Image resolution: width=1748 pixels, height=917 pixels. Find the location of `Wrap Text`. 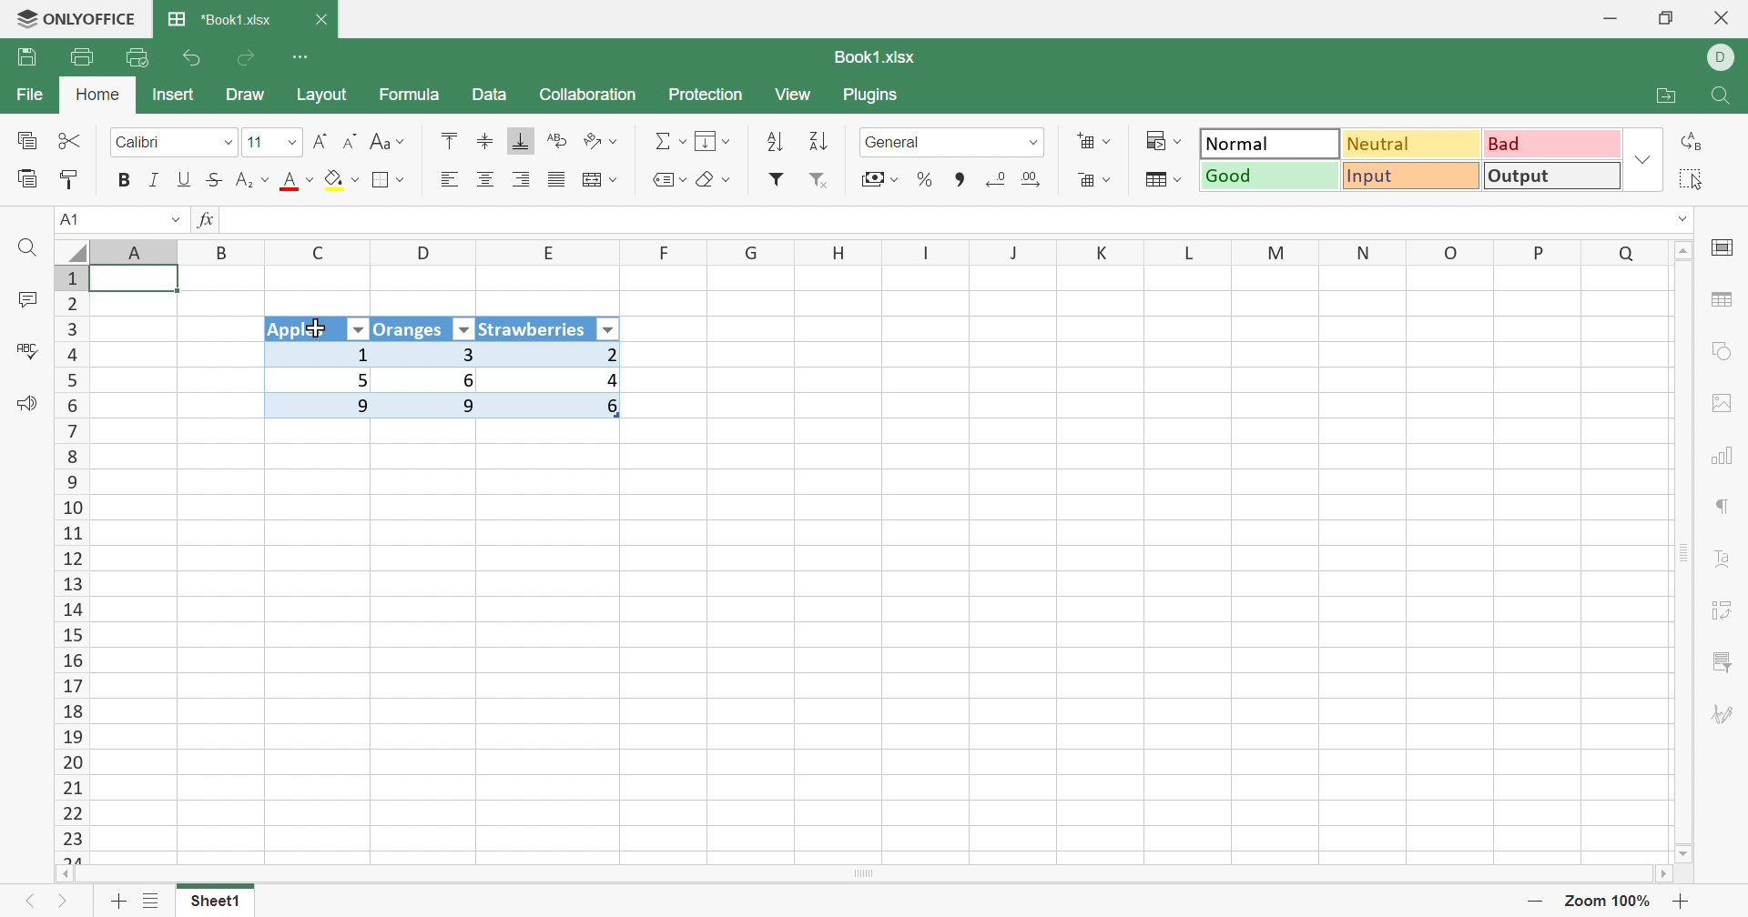

Wrap Text is located at coordinates (554, 142).